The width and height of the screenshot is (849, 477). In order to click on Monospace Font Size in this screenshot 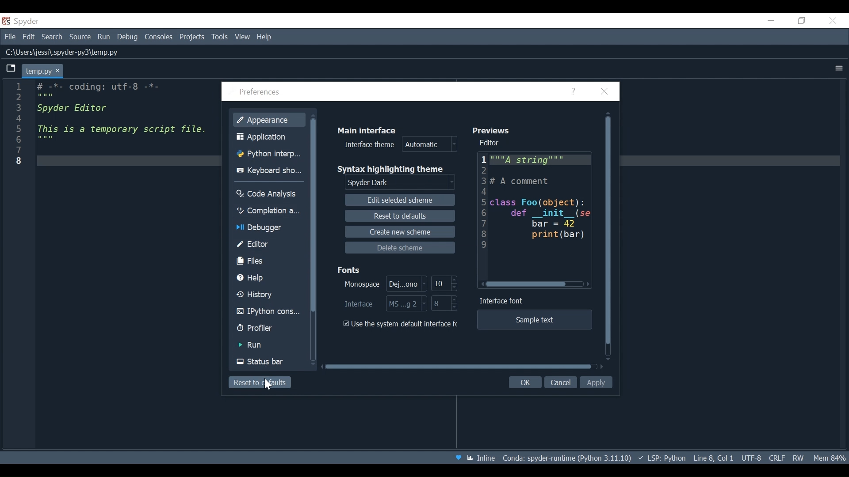, I will do `click(444, 283)`.